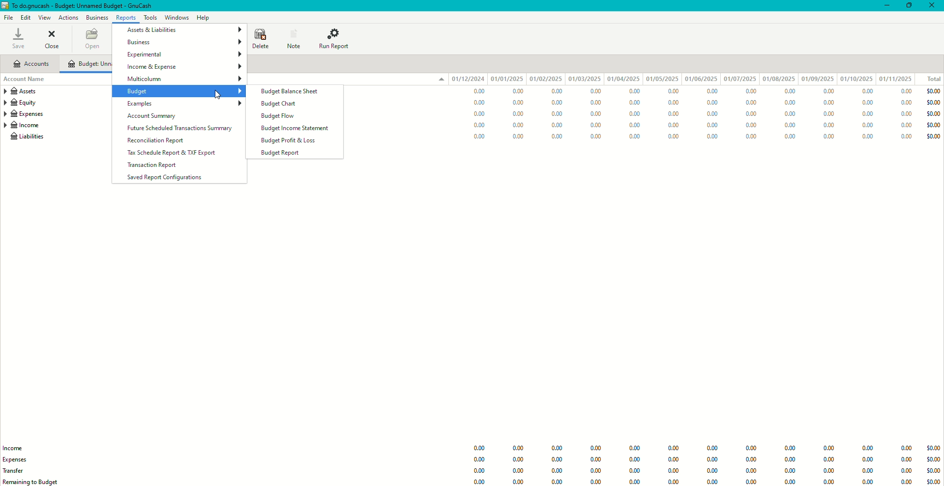  What do you see at coordinates (907, 482) in the screenshot?
I see `0.00` at bounding box center [907, 482].